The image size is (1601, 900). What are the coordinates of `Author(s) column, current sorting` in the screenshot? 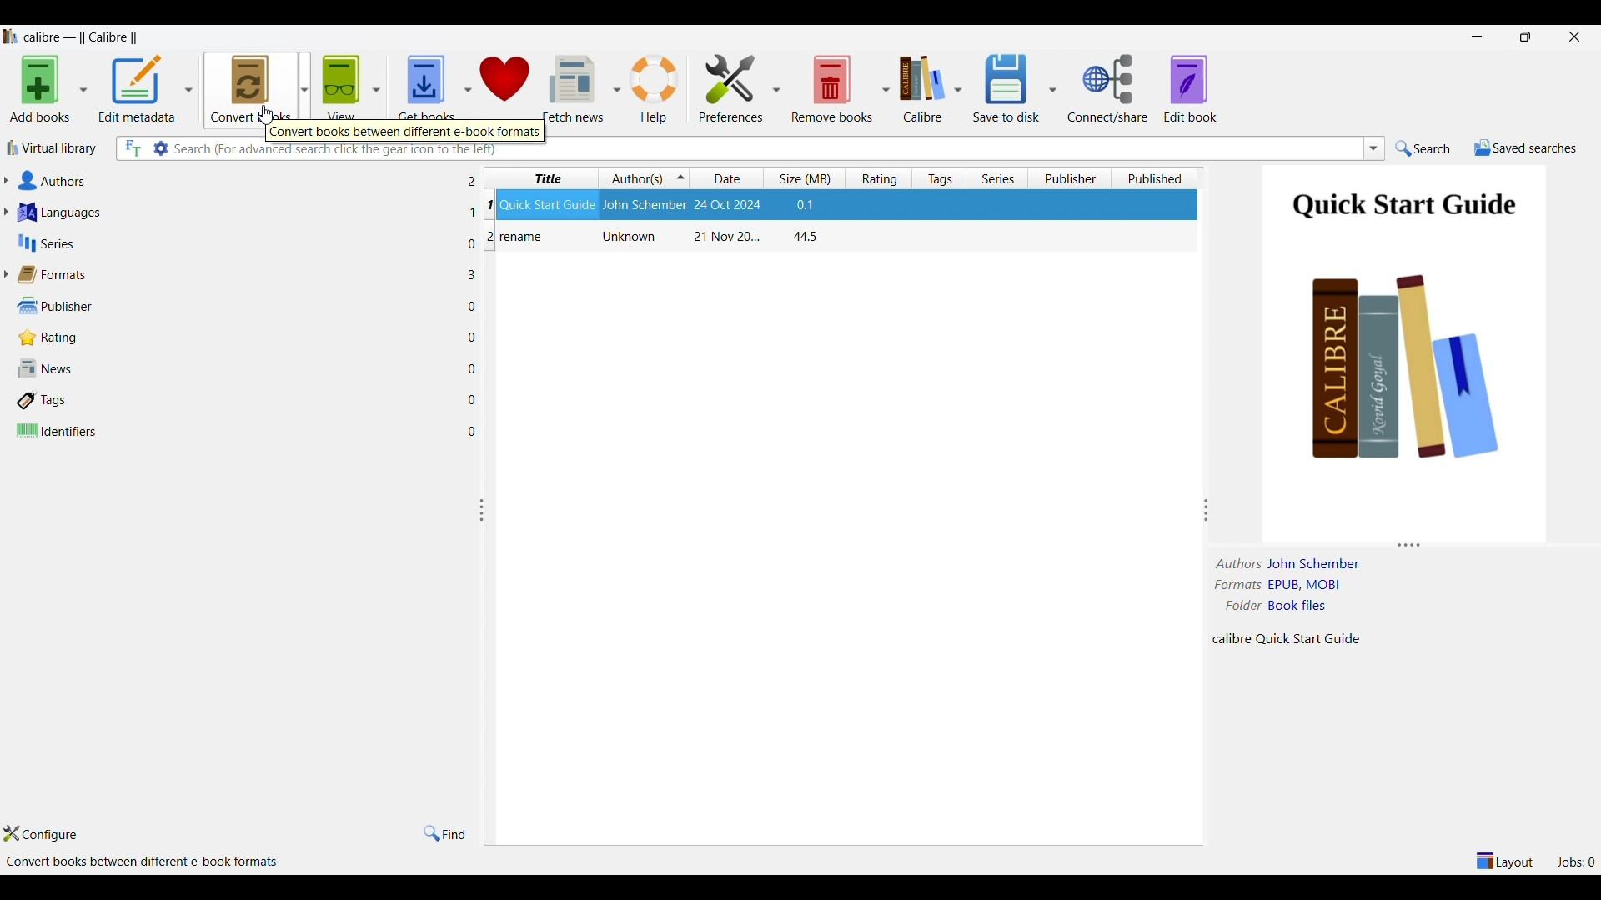 It's located at (644, 178).